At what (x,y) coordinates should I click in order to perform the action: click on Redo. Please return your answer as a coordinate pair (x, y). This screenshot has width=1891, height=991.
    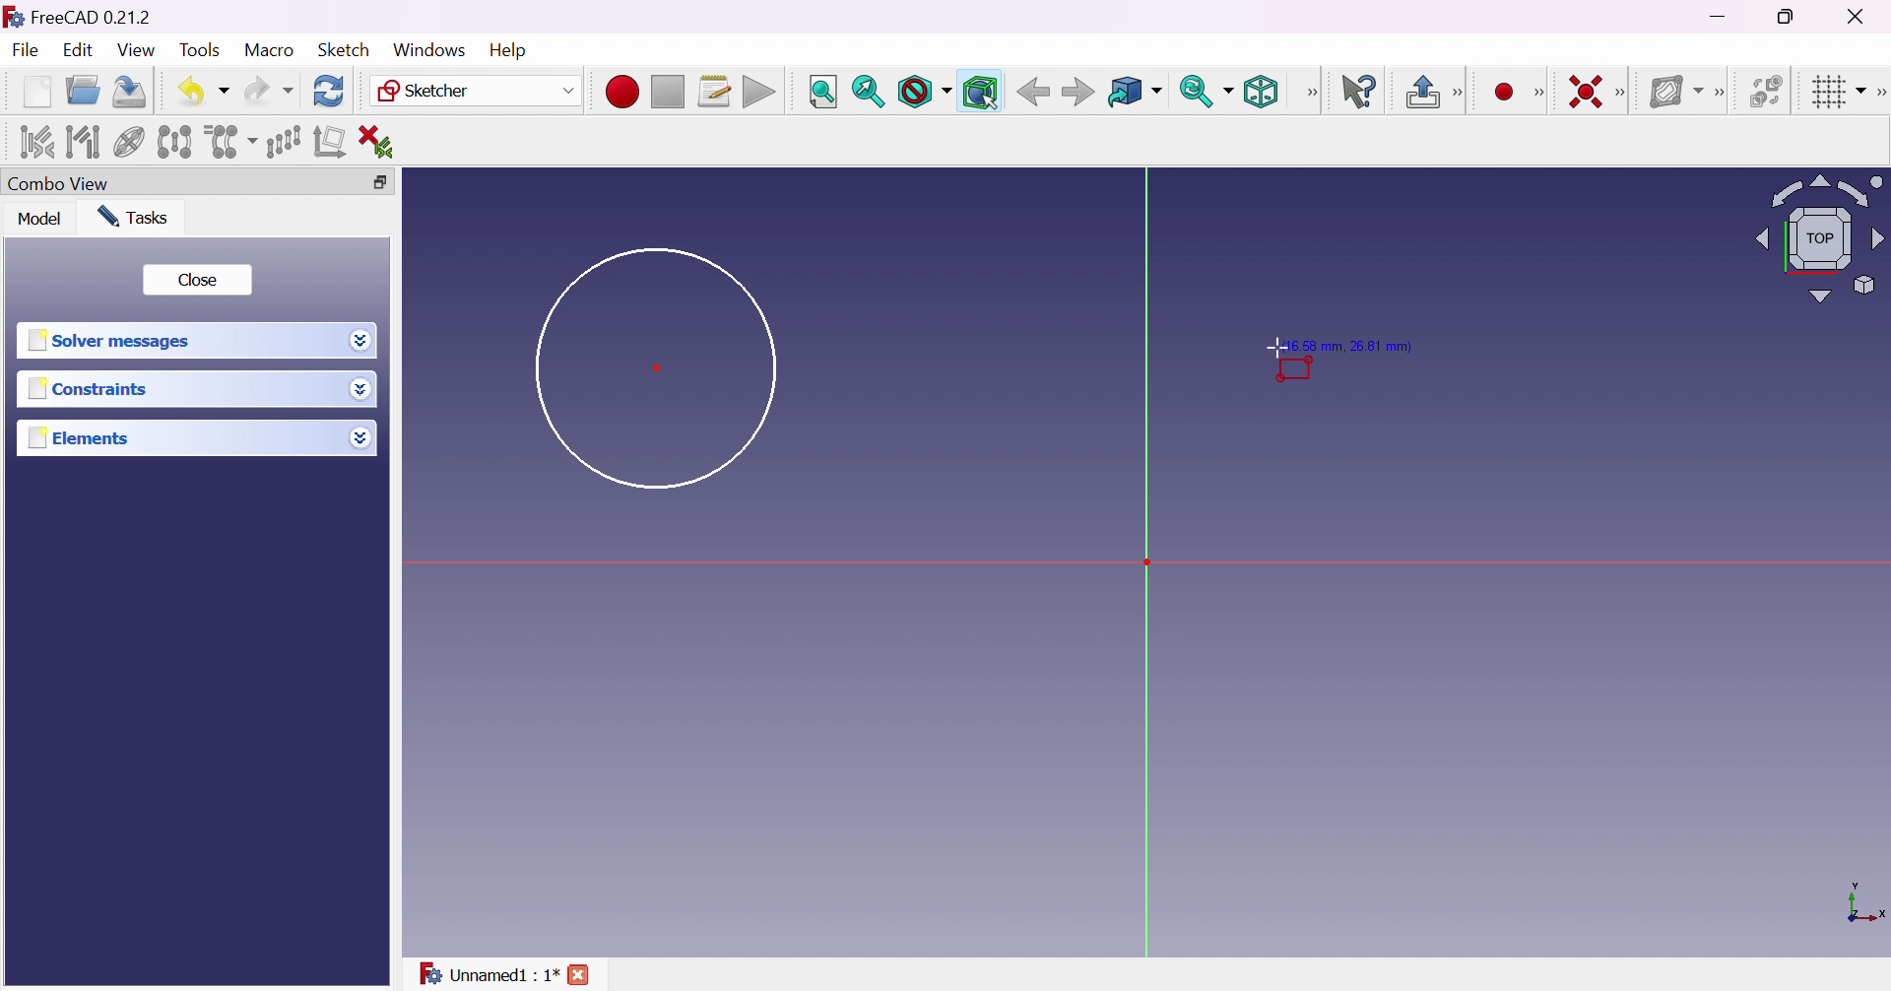
    Looking at the image, I should click on (269, 91).